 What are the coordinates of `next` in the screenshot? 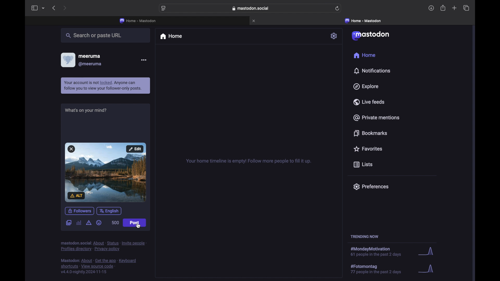 It's located at (65, 8).